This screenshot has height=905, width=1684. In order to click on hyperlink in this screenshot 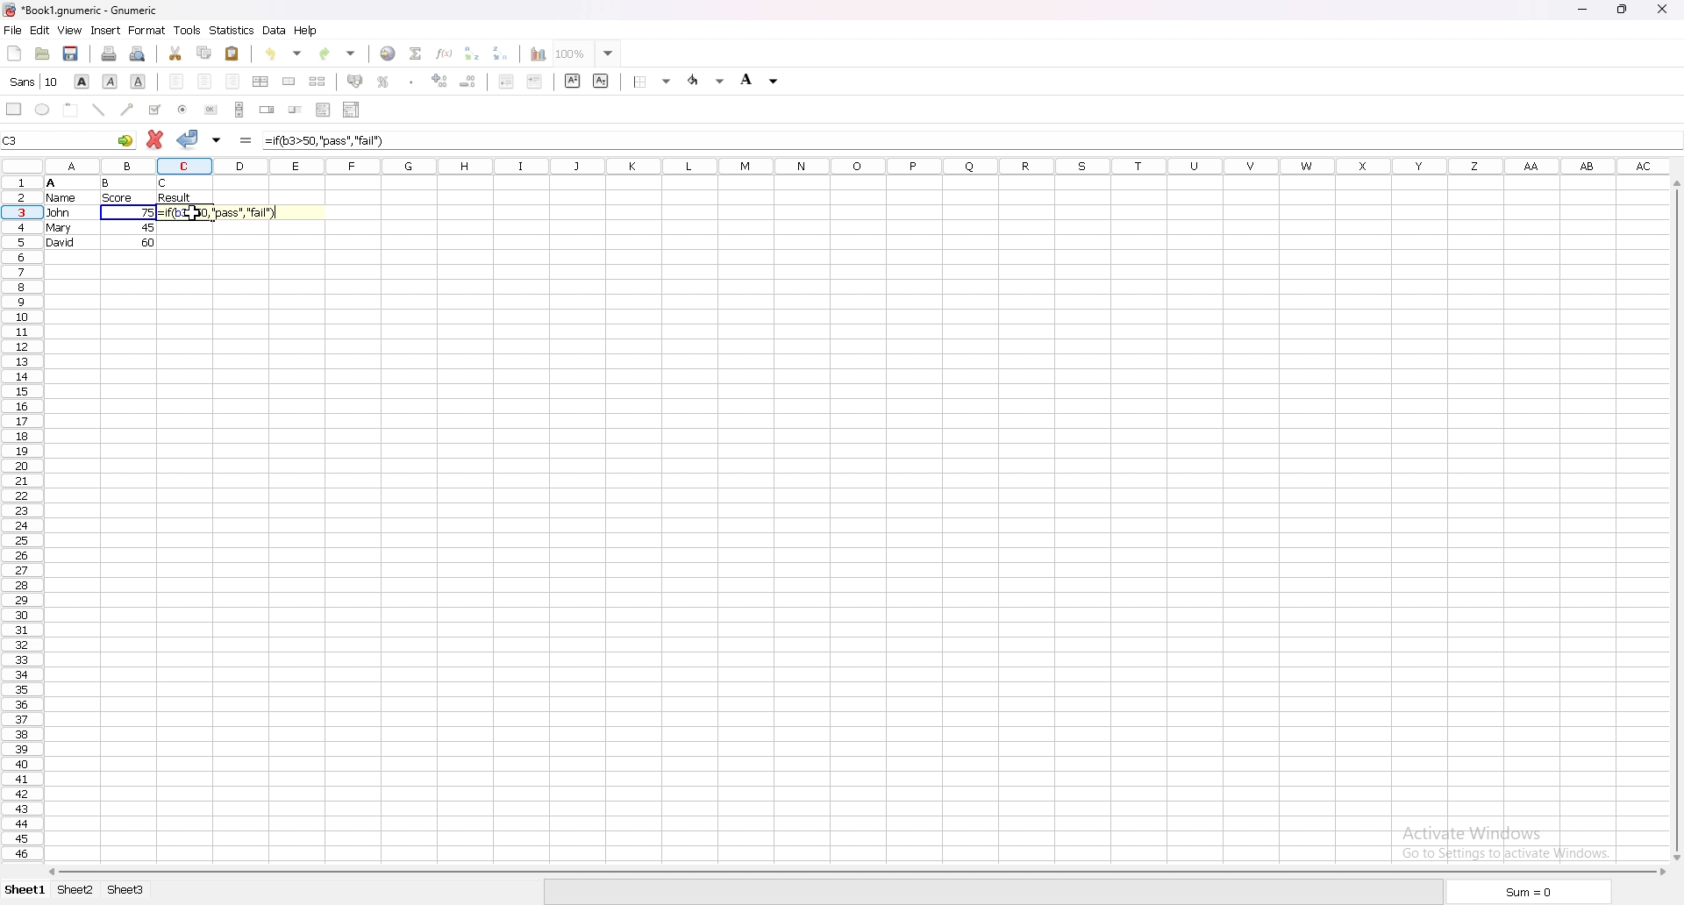, I will do `click(388, 54)`.